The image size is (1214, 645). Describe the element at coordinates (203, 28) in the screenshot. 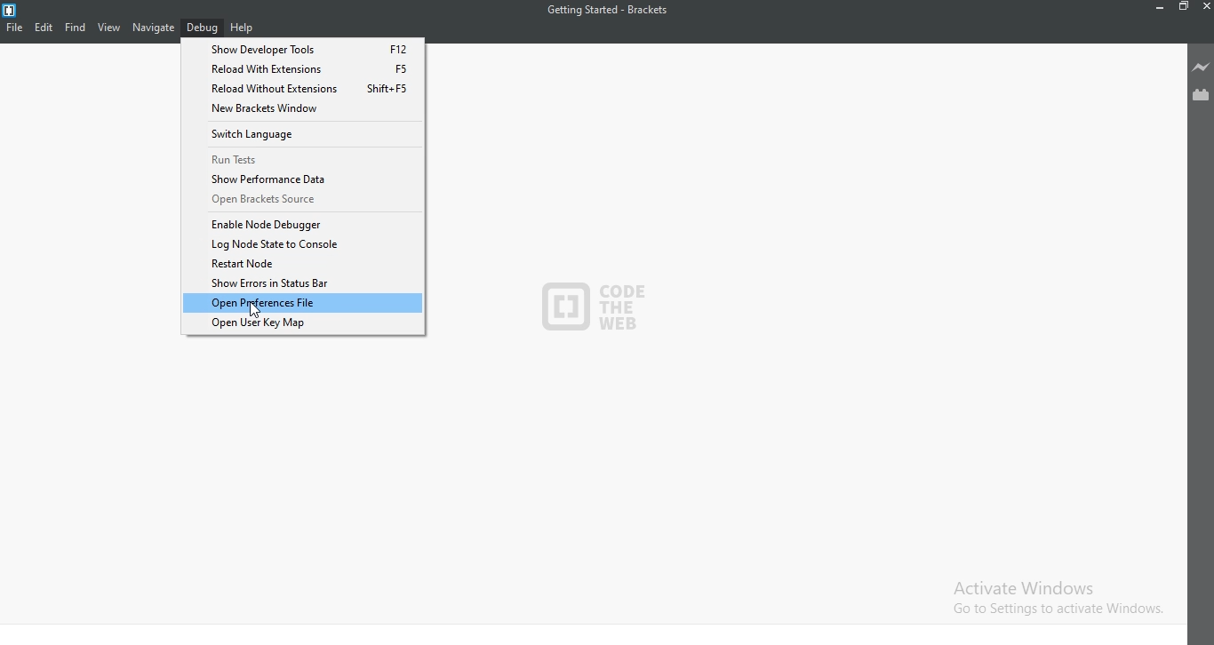

I see `Debug` at that location.